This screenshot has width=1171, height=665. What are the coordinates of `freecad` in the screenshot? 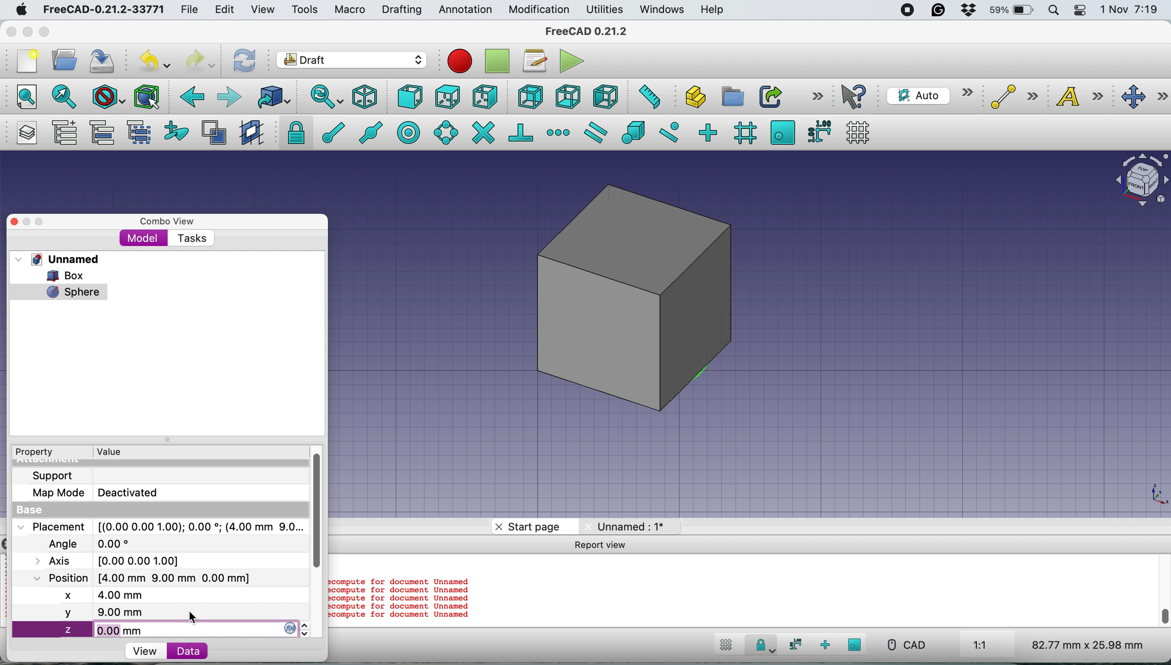 It's located at (593, 31).